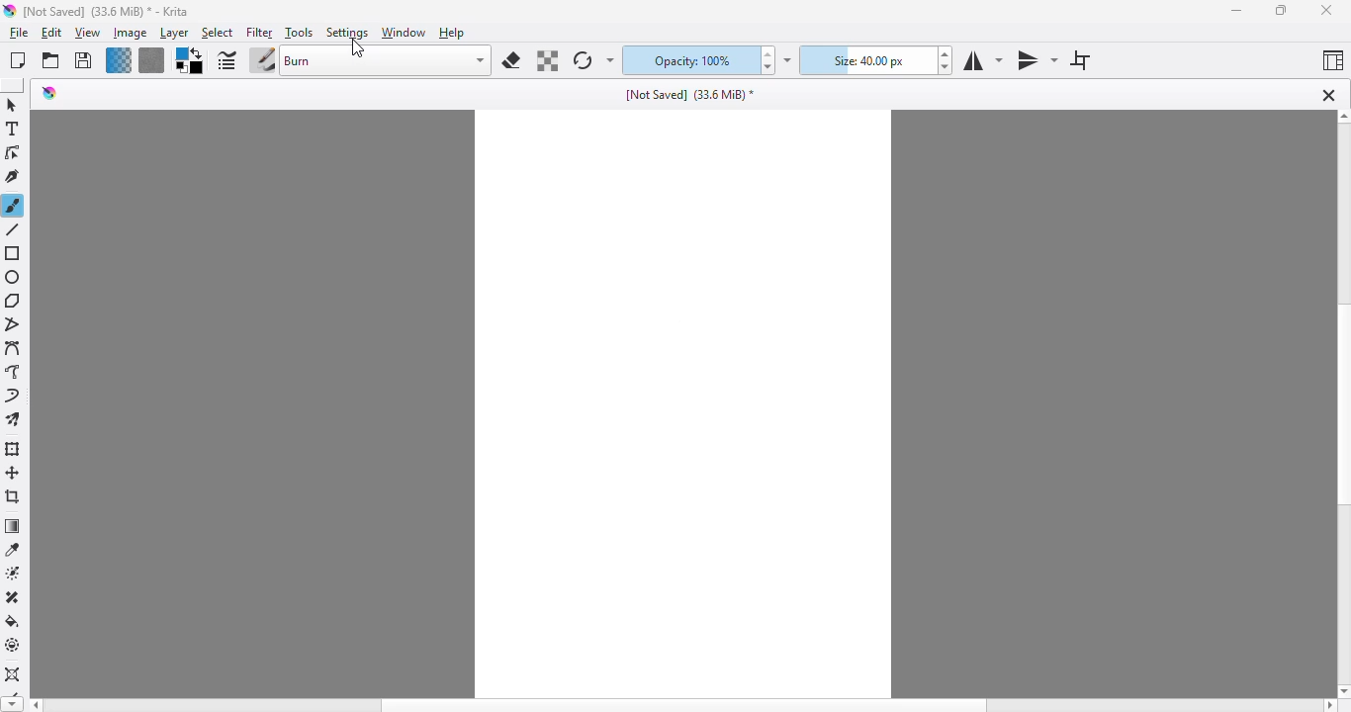 The image size is (1351, 712). What do you see at coordinates (13, 621) in the screenshot?
I see `fill a selection` at bounding box center [13, 621].